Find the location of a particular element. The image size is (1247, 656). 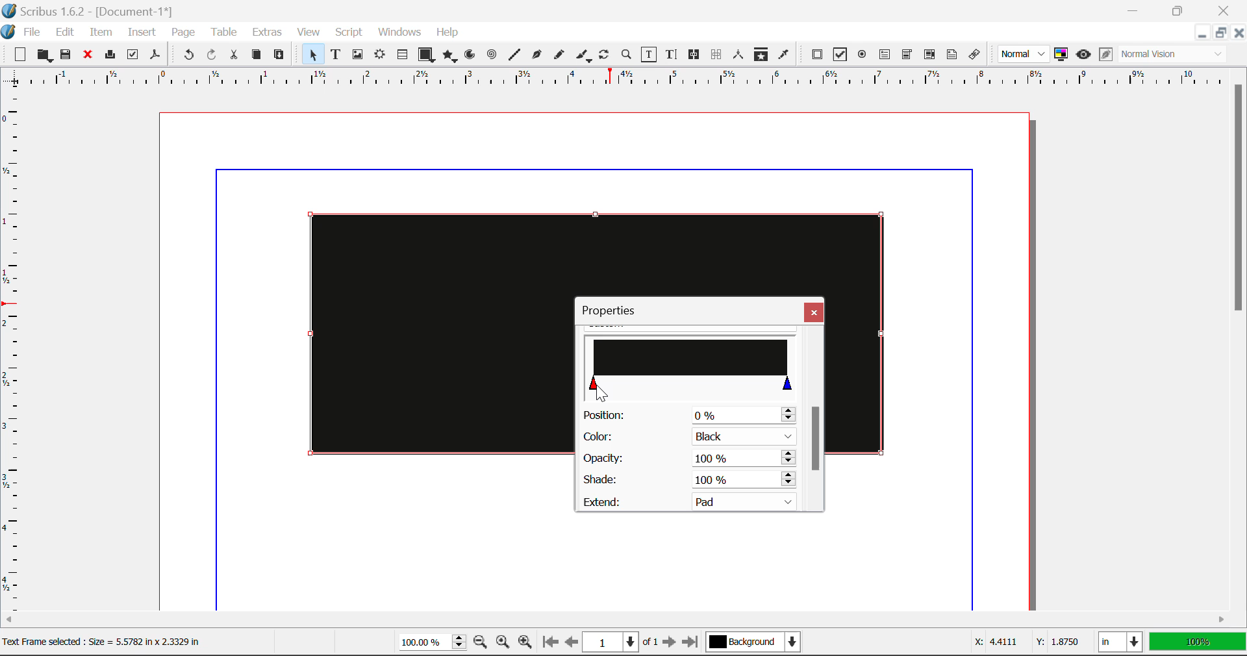

Script is located at coordinates (349, 32).